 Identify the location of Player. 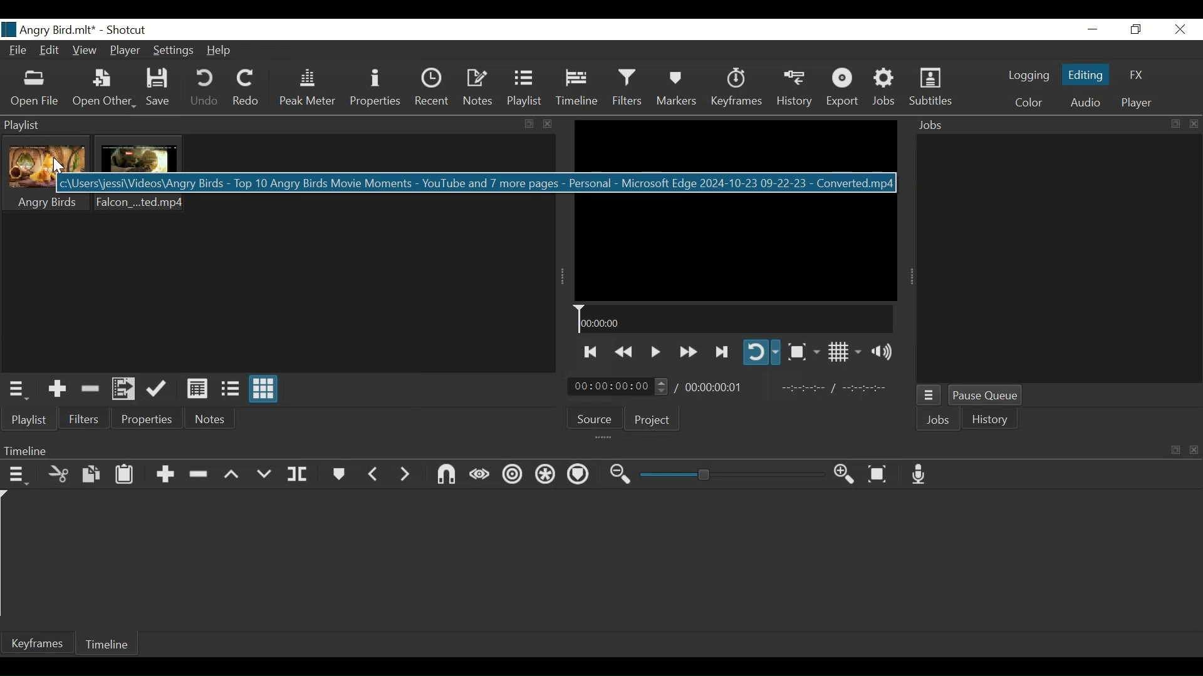
(125, 52).